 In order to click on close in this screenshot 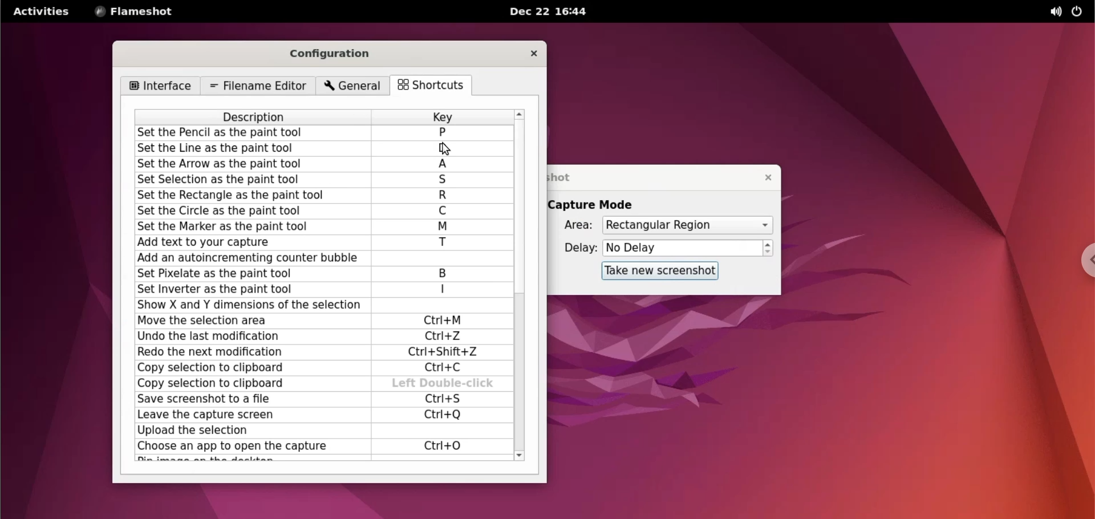, I will do `click(764, 177)`.